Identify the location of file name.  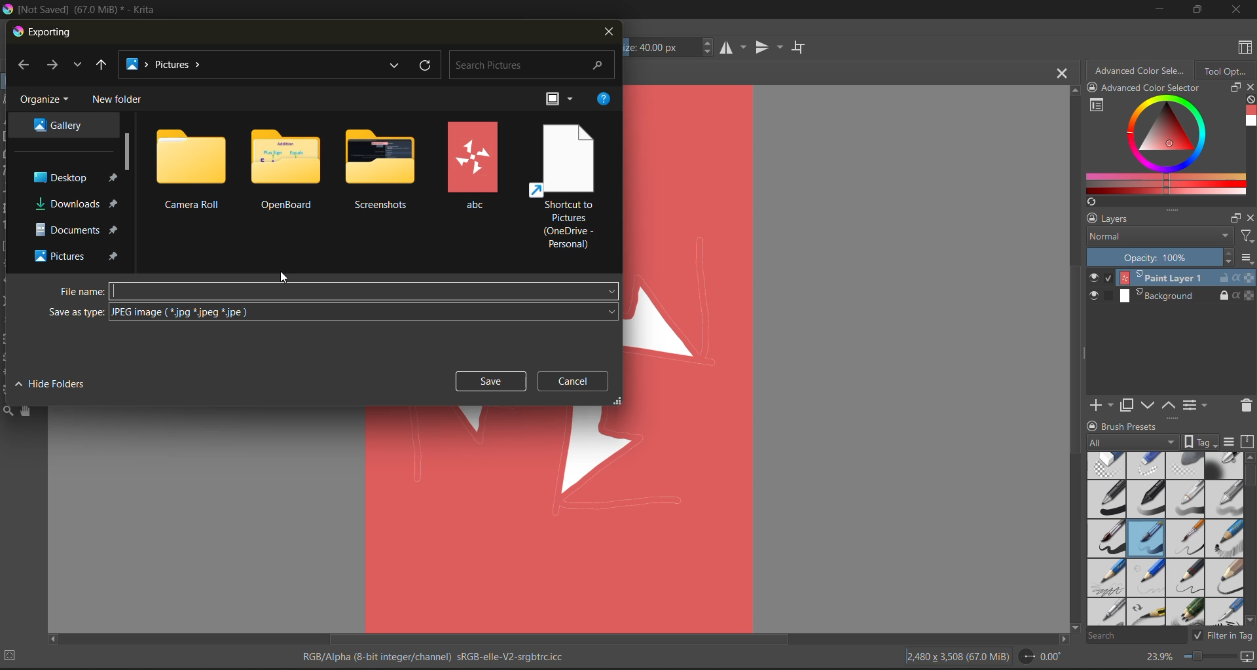
(336, 292).